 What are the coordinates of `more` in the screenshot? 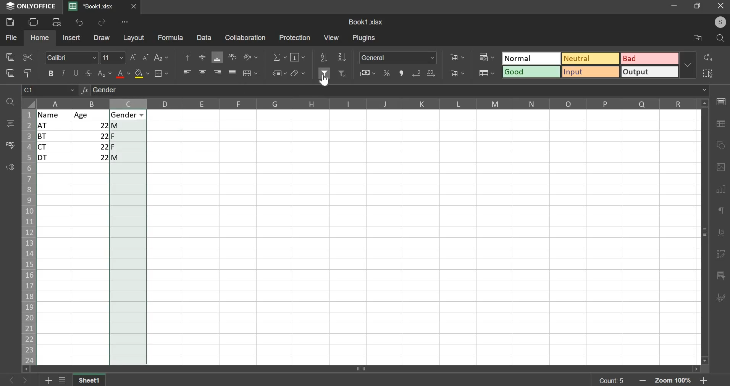 It's located at (690, 65).